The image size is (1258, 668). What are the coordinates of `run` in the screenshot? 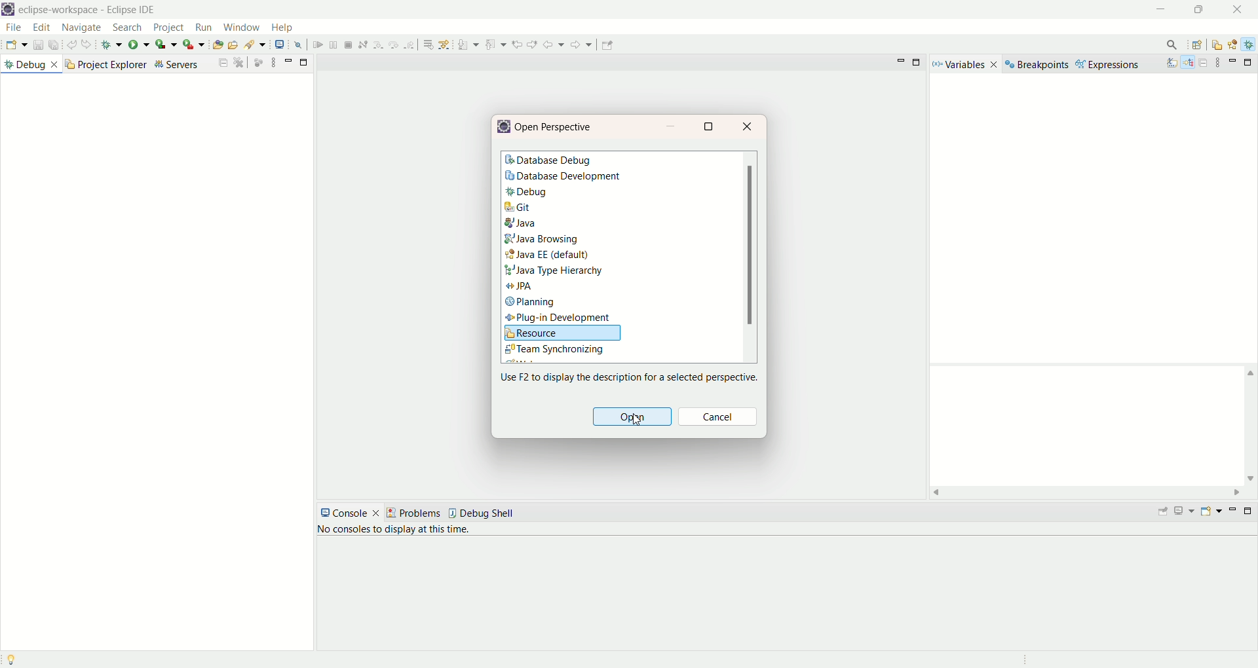 It's located at (202, 29).